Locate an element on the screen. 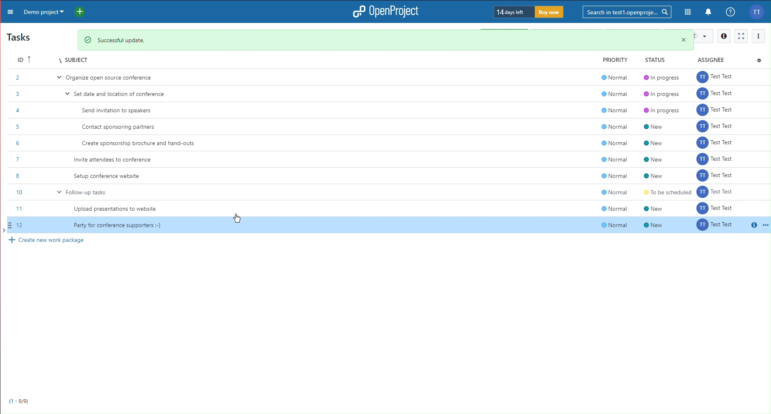 The image size is (771, 414). cursor is located at coordinates (235, 218).